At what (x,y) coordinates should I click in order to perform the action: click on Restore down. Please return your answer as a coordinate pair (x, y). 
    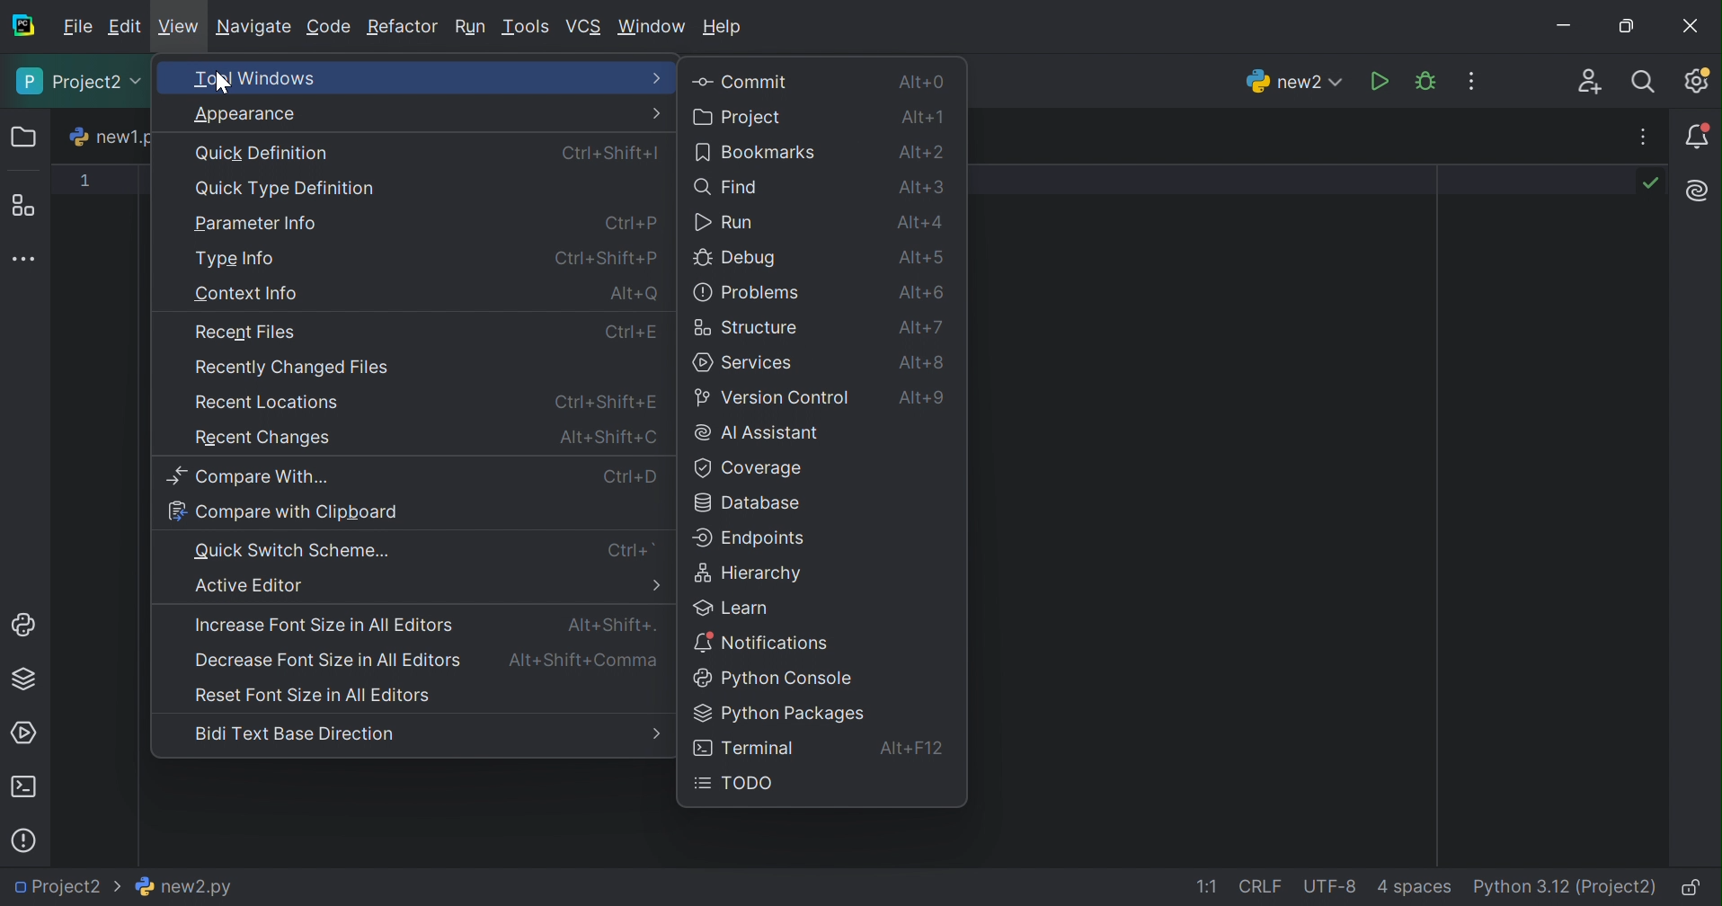
    Looking at the image, I should click on (1627, 28).